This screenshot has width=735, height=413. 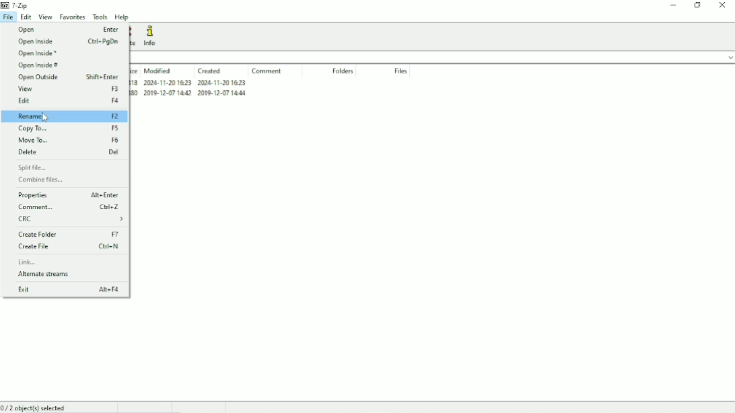 What do you see at coordinates (9, 17) in the screenshot?
I see `File` at bounding box center [9, 17].